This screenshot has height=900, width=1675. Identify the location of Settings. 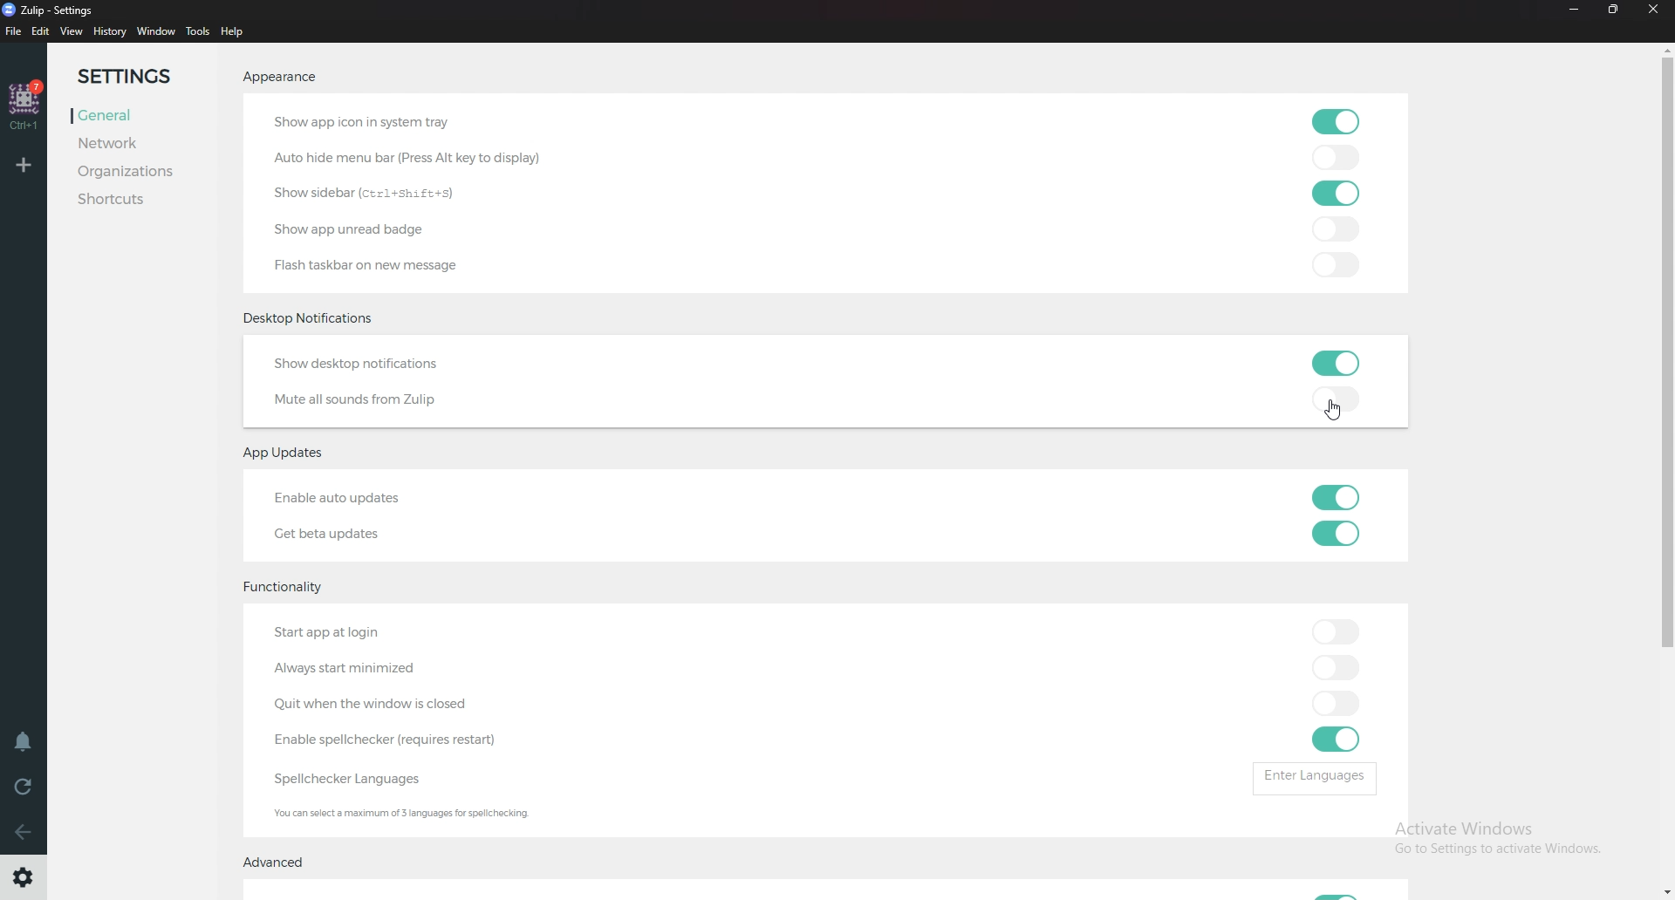
(124, 77).